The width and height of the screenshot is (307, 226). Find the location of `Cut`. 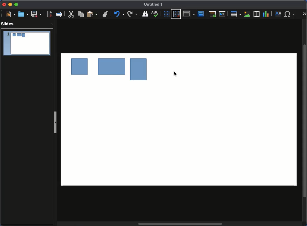

Cut is located at coordinates (71, 15).